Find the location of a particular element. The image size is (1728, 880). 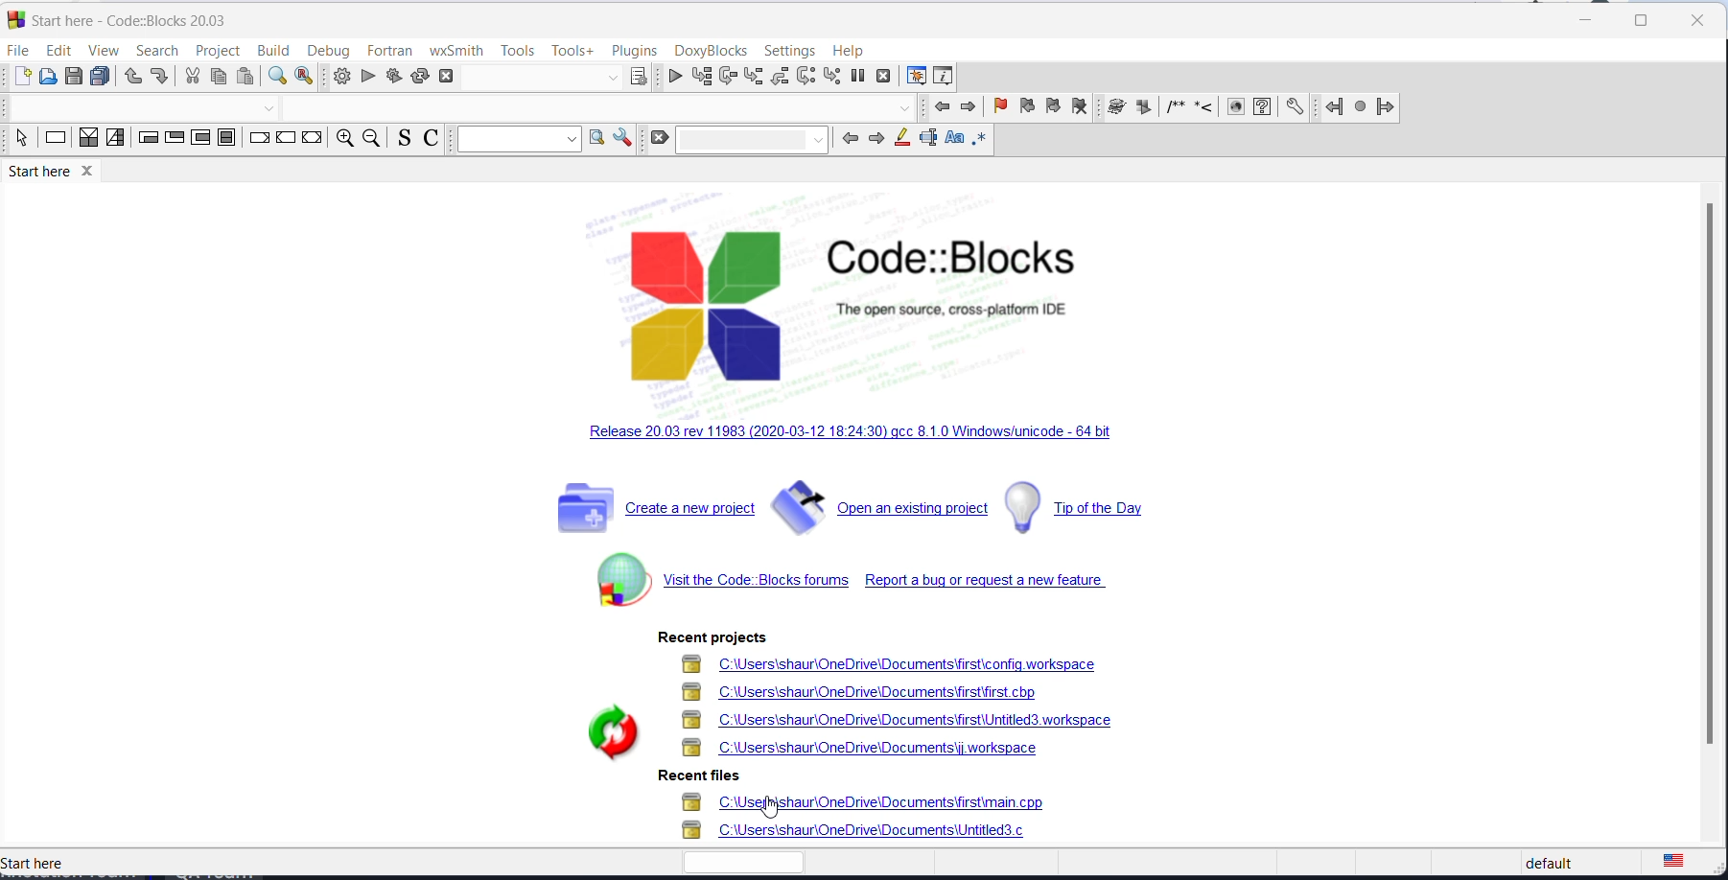

selected text is located at coordinates (927, 140).